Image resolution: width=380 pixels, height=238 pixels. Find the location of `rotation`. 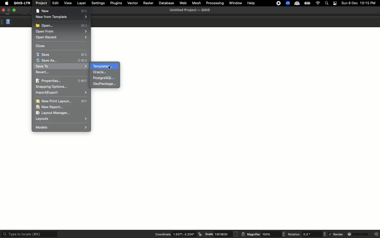

rotation is located at coordinates (315, 234).